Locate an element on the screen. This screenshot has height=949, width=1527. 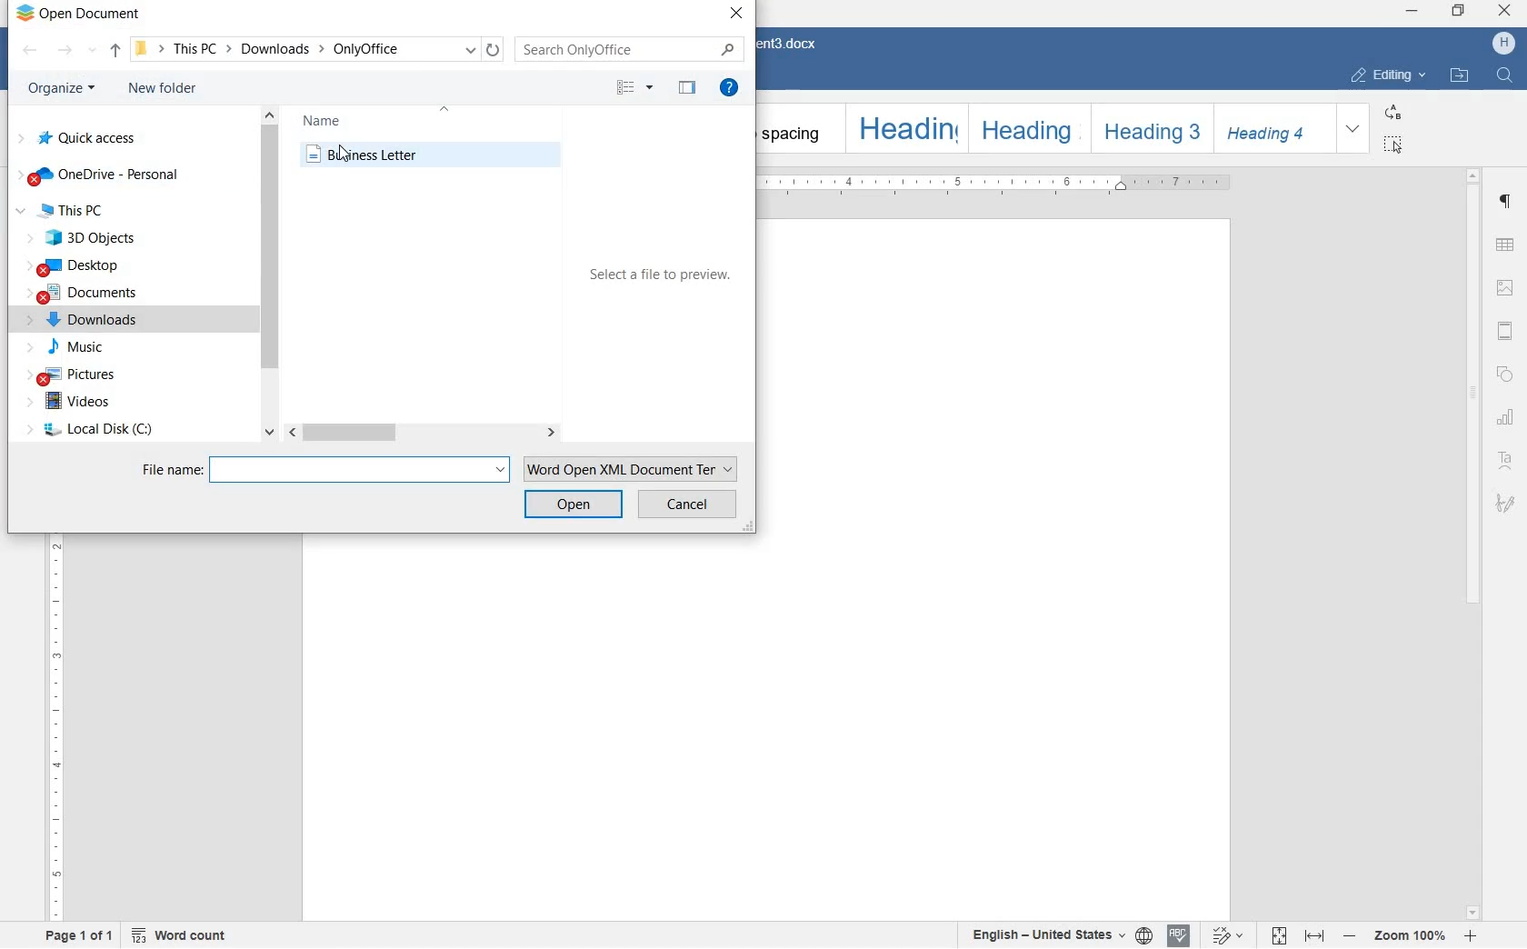
ruler is located at coordinates (1004, 185).